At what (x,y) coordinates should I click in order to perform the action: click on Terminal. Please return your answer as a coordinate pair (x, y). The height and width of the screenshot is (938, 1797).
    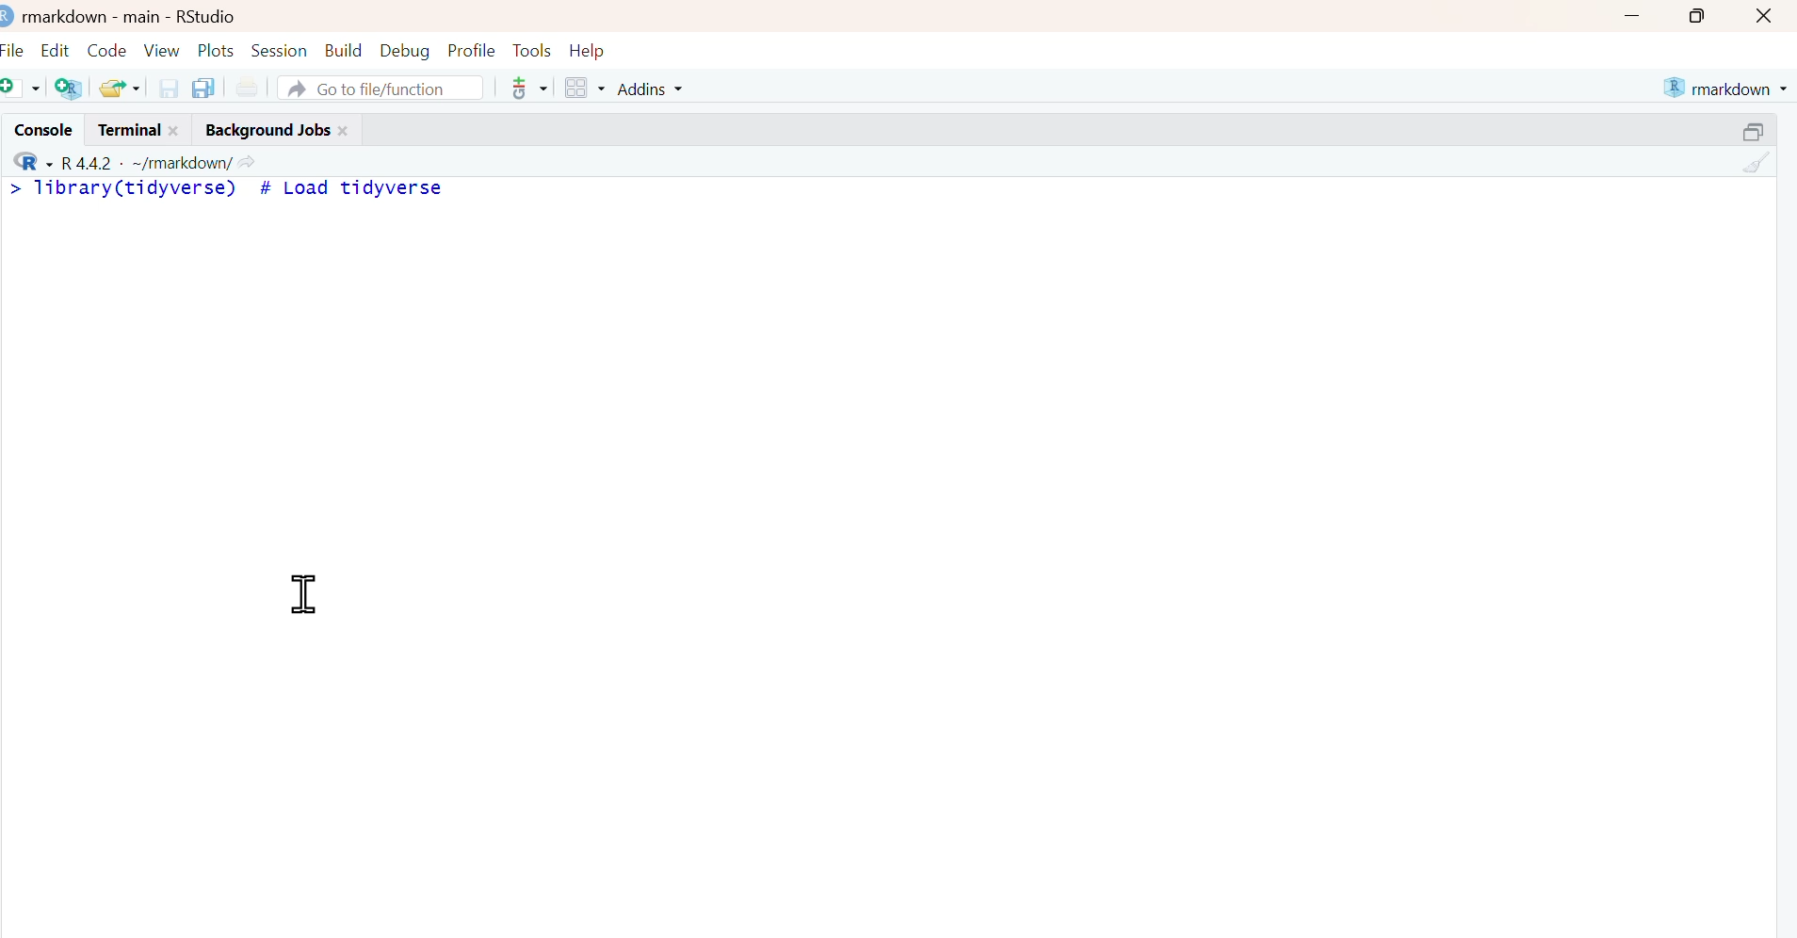
    Looking at the image, I should click on (124, 129).